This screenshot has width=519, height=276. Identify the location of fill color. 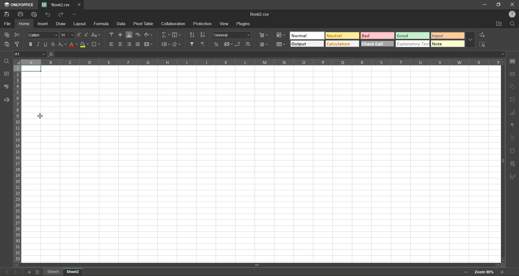
(85, 44).